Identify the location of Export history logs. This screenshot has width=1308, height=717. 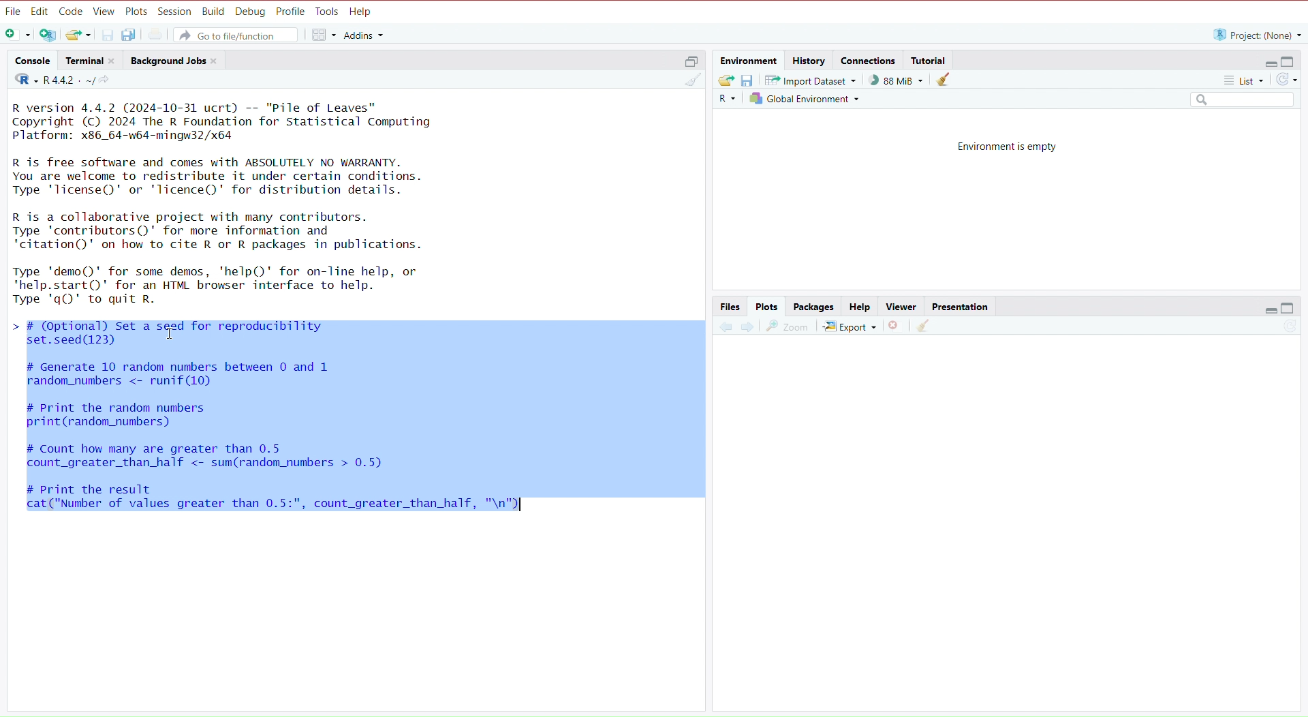
(726, 80).